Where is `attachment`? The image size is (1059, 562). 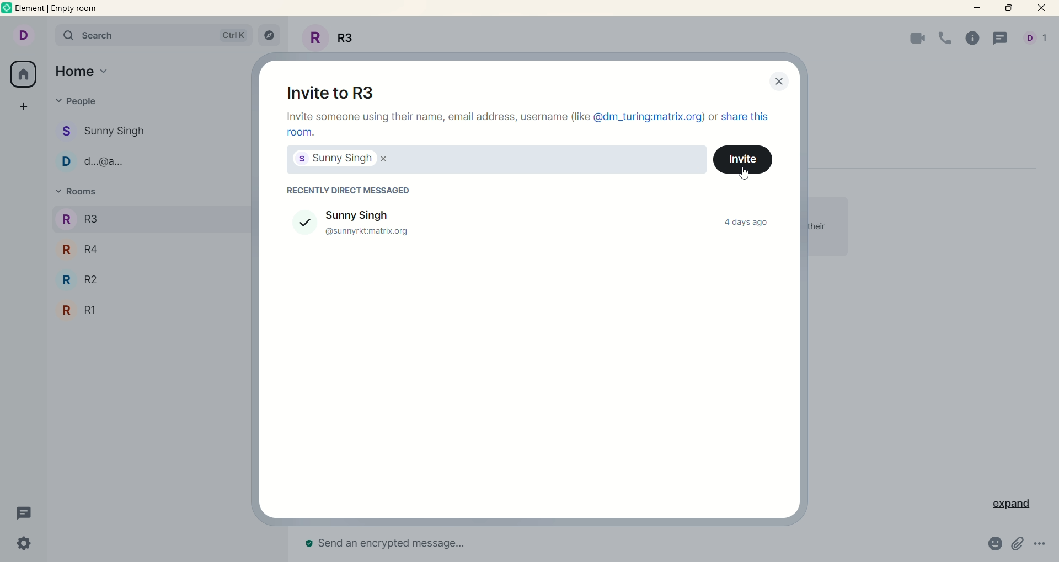
attachment is located at coordinates (1018, 545).